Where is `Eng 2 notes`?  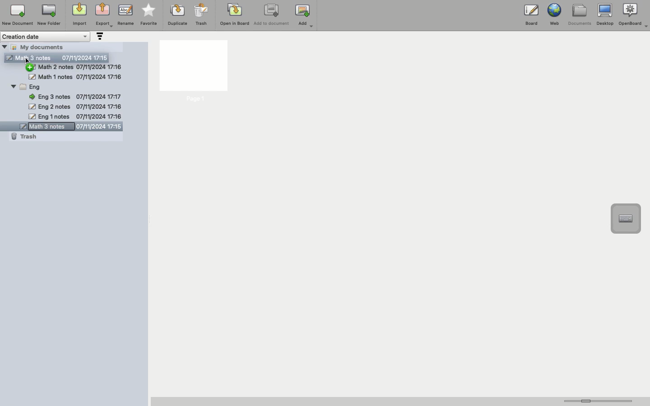 Eng 2 notes is located at coordinates (74, 107).